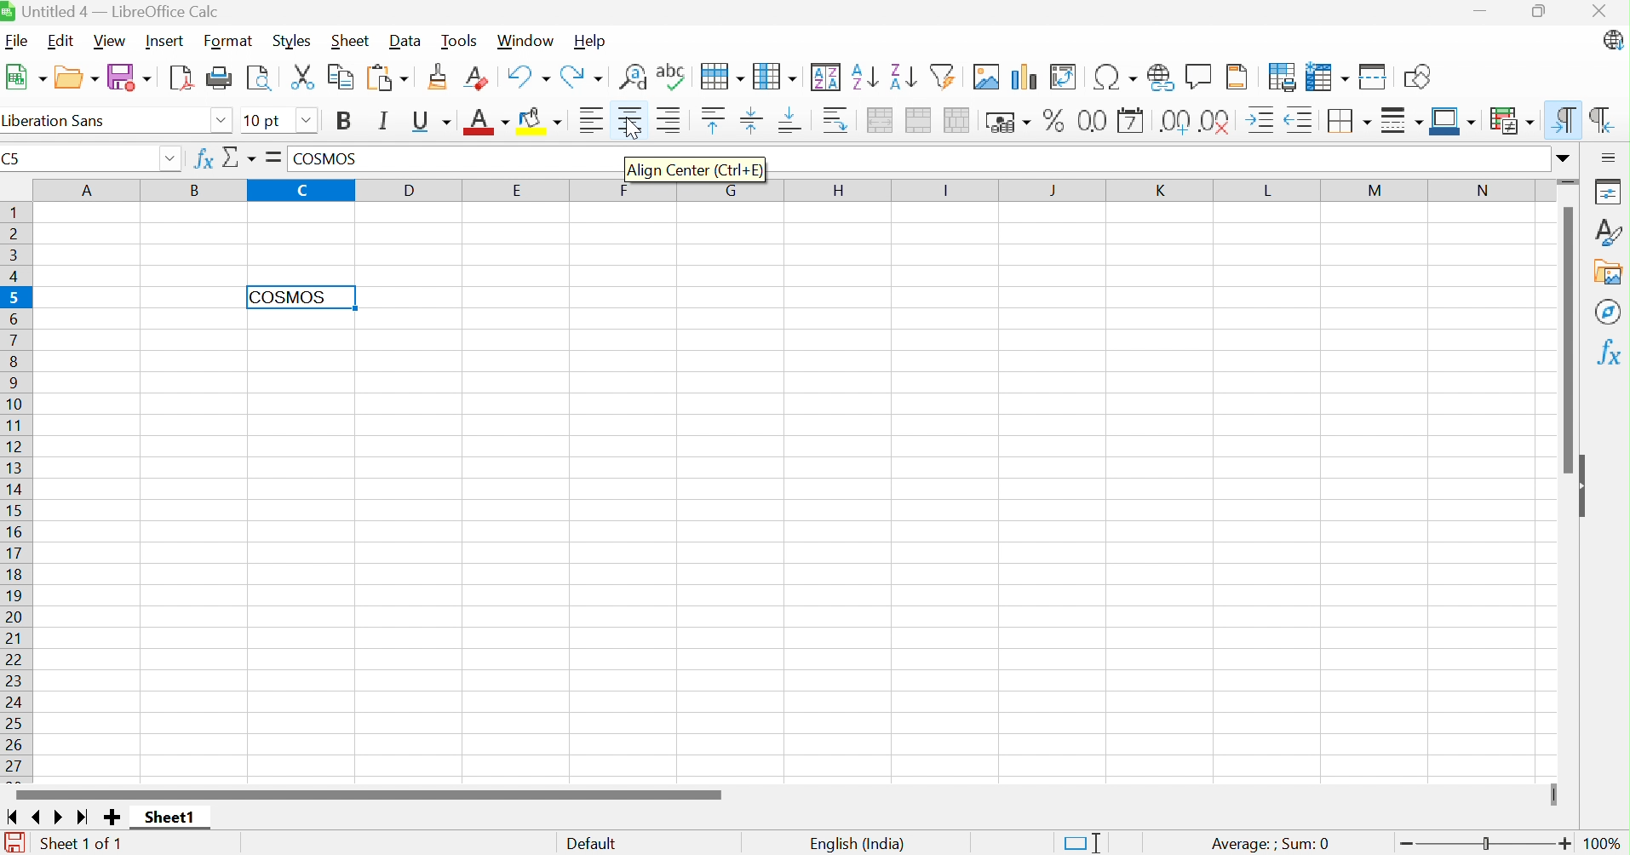  What do you see at coordinates (112, 817) in the screenshot?
I see `Add New Sheet` at bounding box center [112, 817].